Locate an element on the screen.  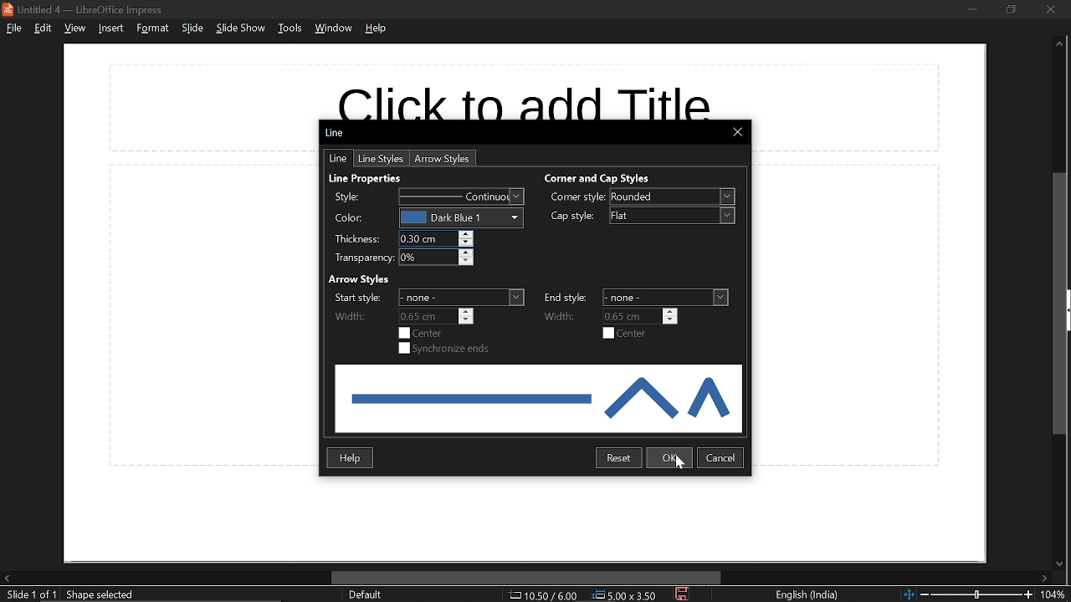
language is located at coordinates (807, 594).